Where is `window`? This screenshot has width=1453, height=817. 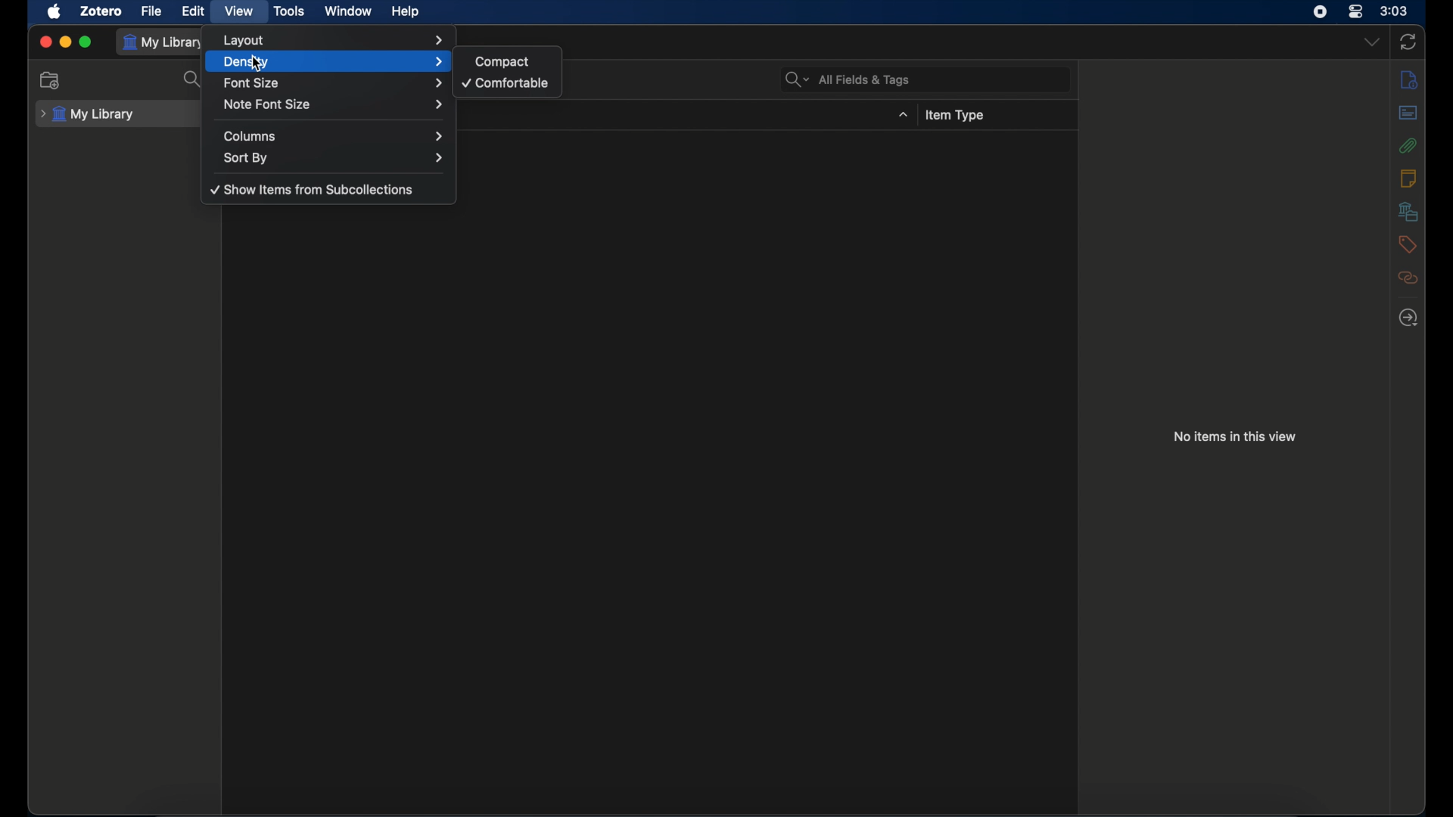 window is located at coordinates (349, 11).